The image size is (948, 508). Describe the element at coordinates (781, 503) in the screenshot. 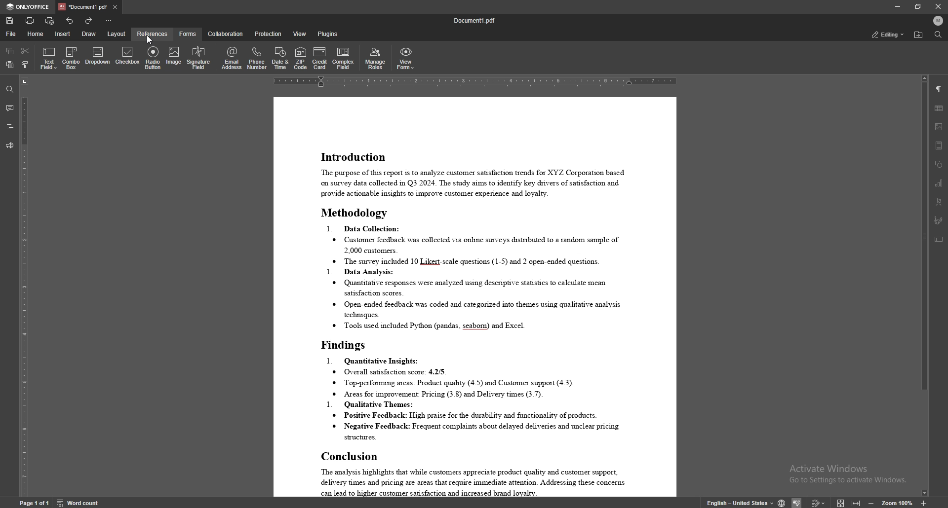

I see `change doc language` at that location.